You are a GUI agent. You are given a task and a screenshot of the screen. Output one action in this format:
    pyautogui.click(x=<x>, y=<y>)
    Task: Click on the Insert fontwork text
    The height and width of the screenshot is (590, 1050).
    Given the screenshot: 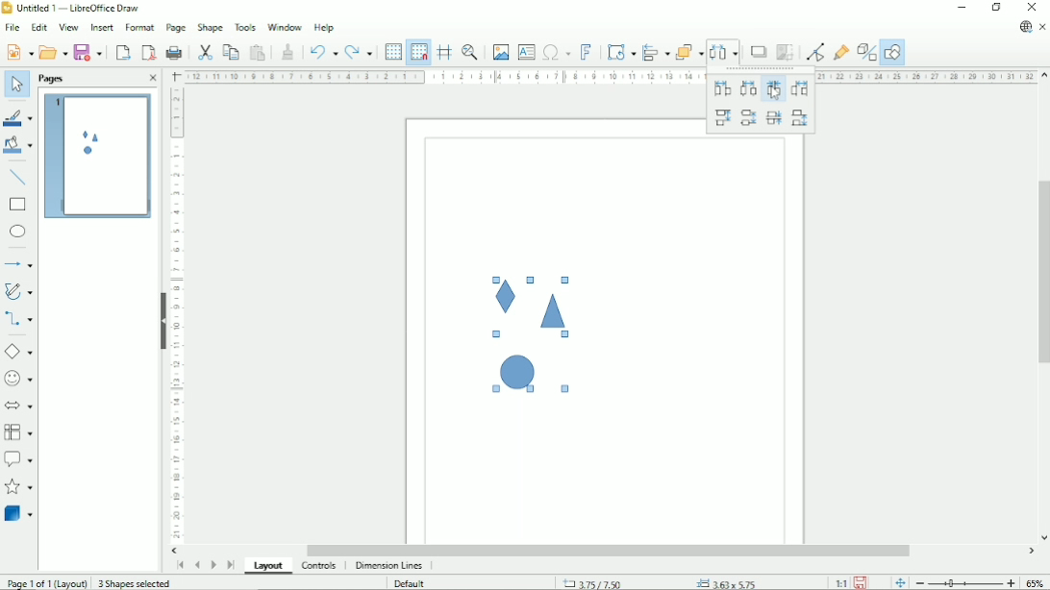 What is the action you would take?
    pyautogui.click(x=586, y=52)
    